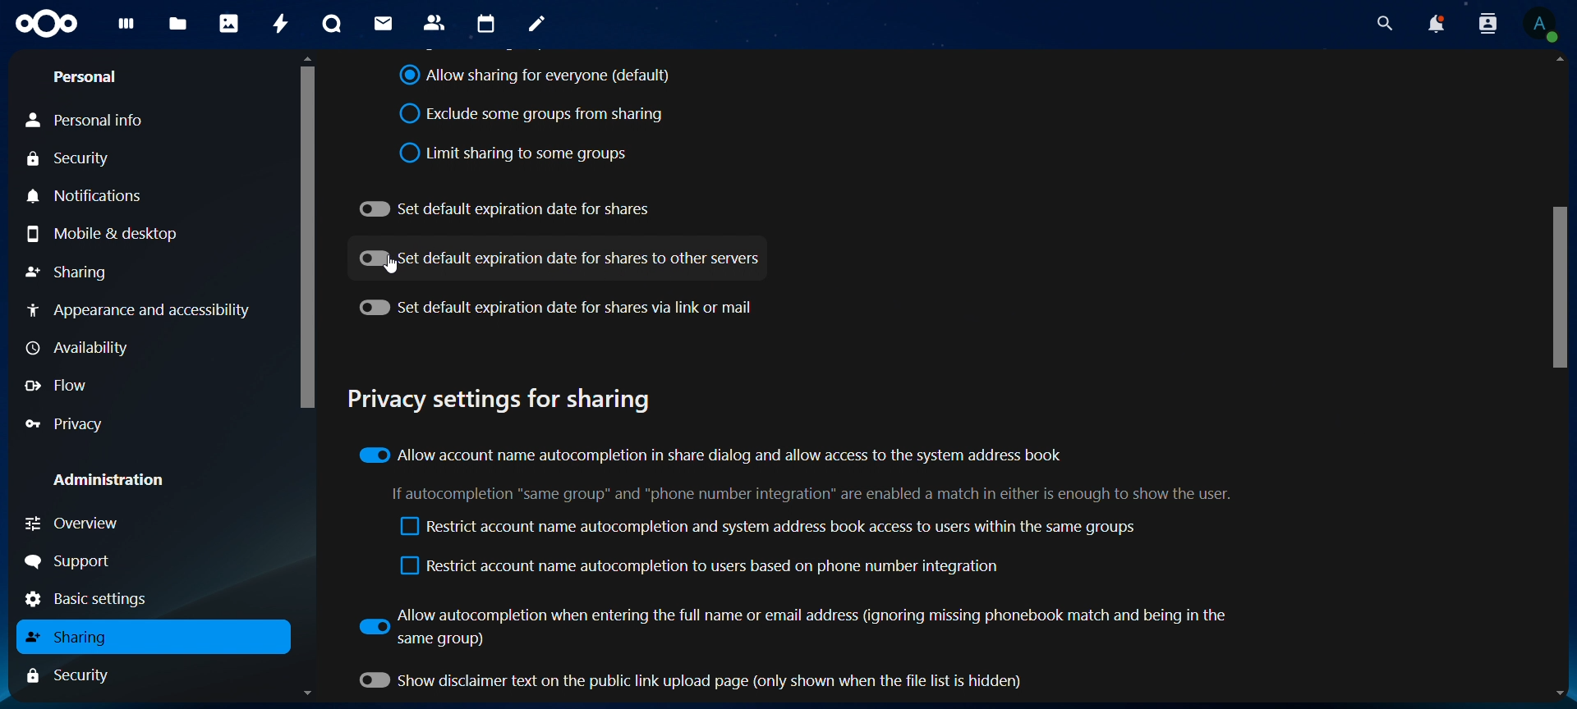 The height and width of the screenshot is (709, 1577). What do you see at coordinates (536, 24) in the screenshot?
I see `notes` at bounding box center [536, 24].